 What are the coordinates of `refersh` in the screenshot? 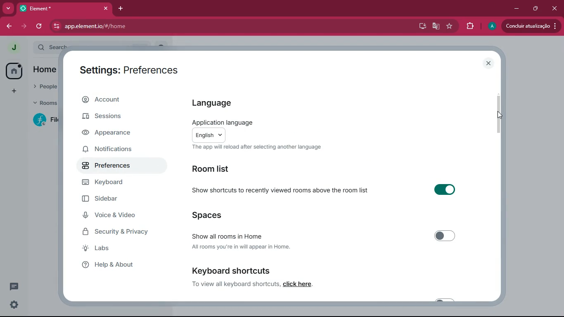 It's located at (40, 26).